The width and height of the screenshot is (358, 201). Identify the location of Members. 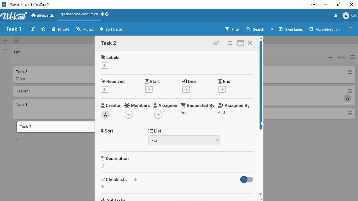
(138, 105).